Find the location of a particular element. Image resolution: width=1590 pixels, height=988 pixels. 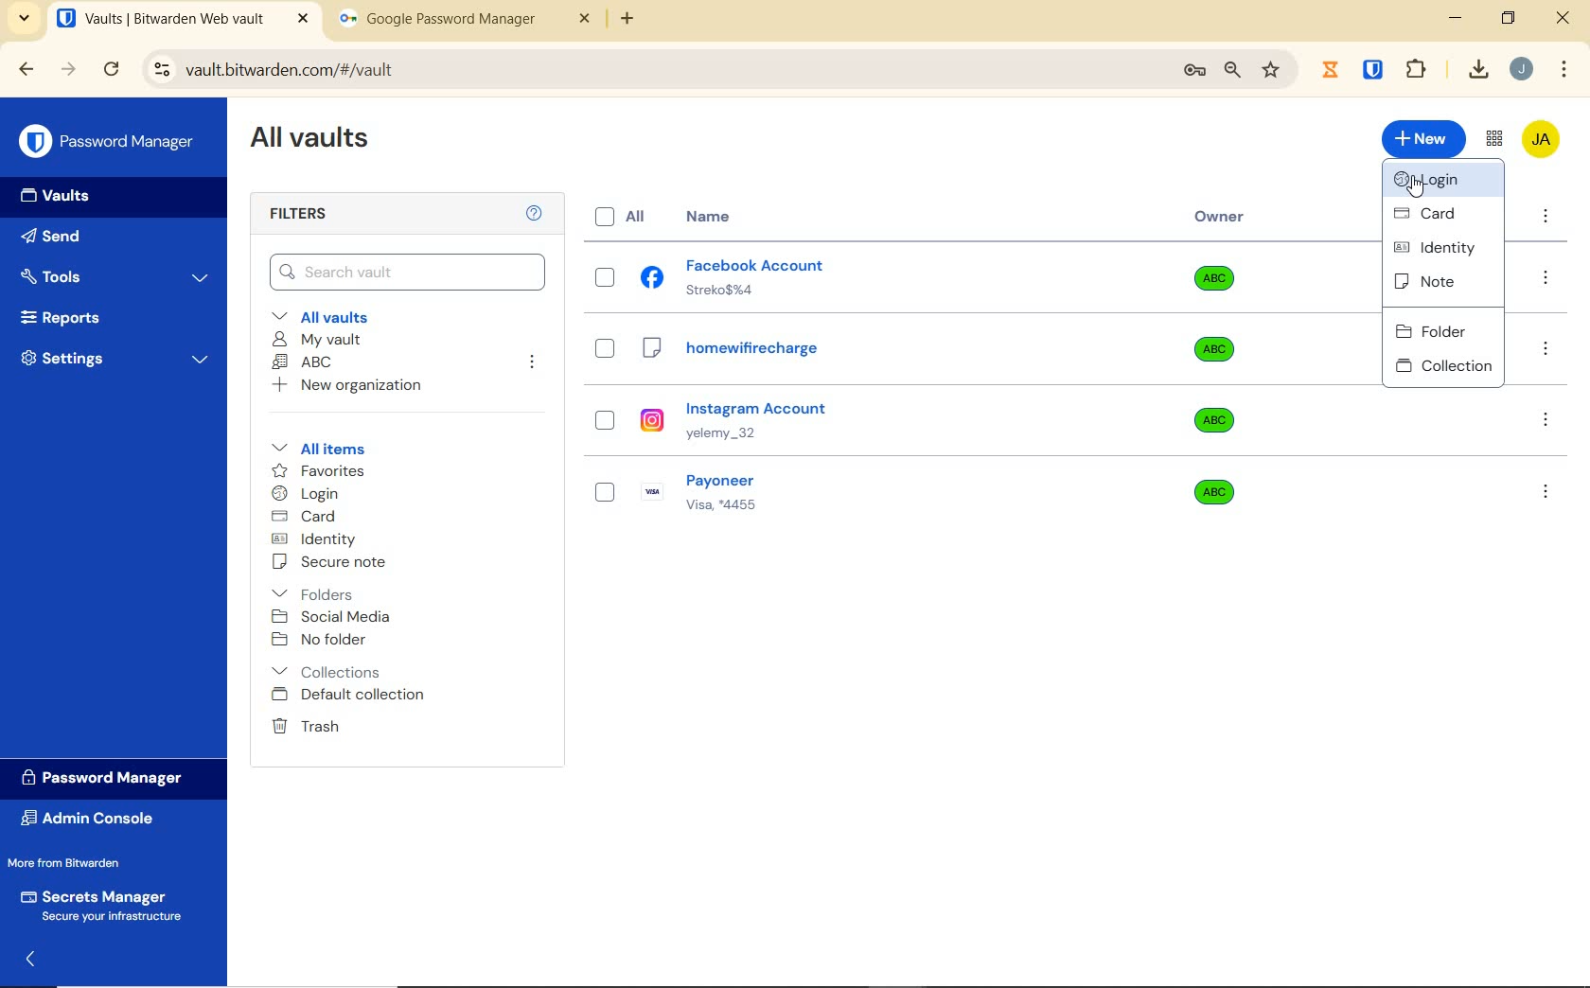

Bitwarden Account is located at coordinates (1541, 141).